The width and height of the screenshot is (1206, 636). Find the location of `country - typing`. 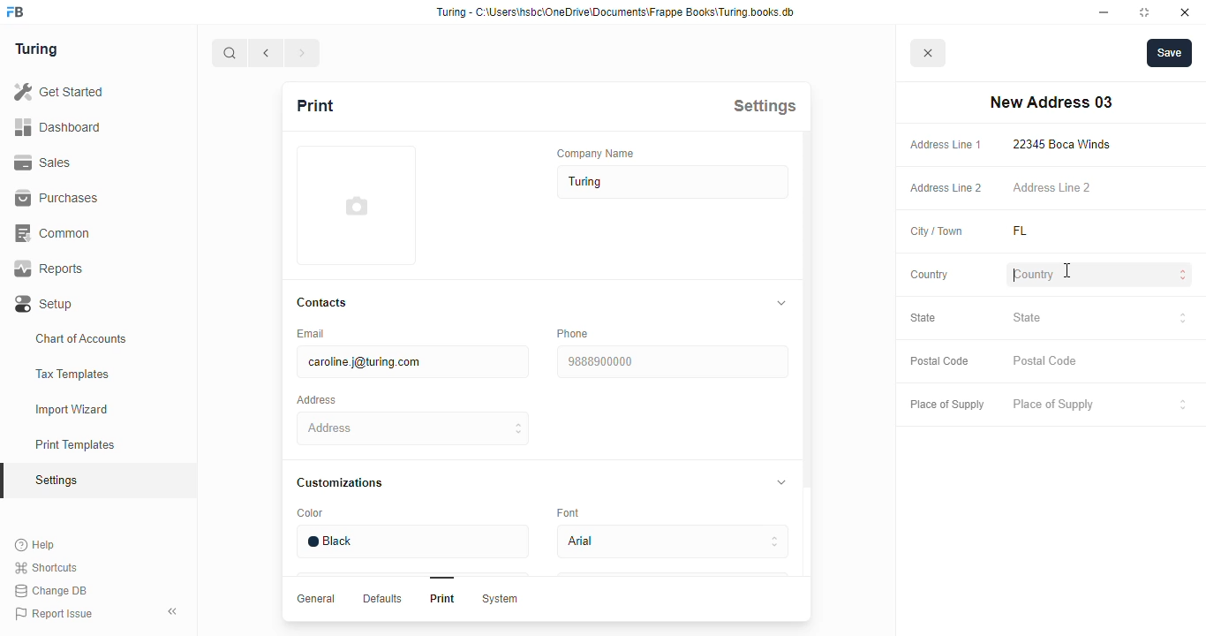

country - typing is located at coordinates (1102, 276).